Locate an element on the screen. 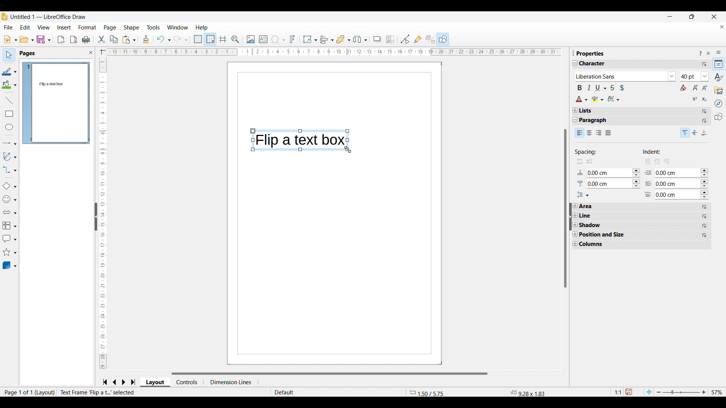 The image size is (726, 408). Select at least three objects to distribute is located at coordinates (360, 40).